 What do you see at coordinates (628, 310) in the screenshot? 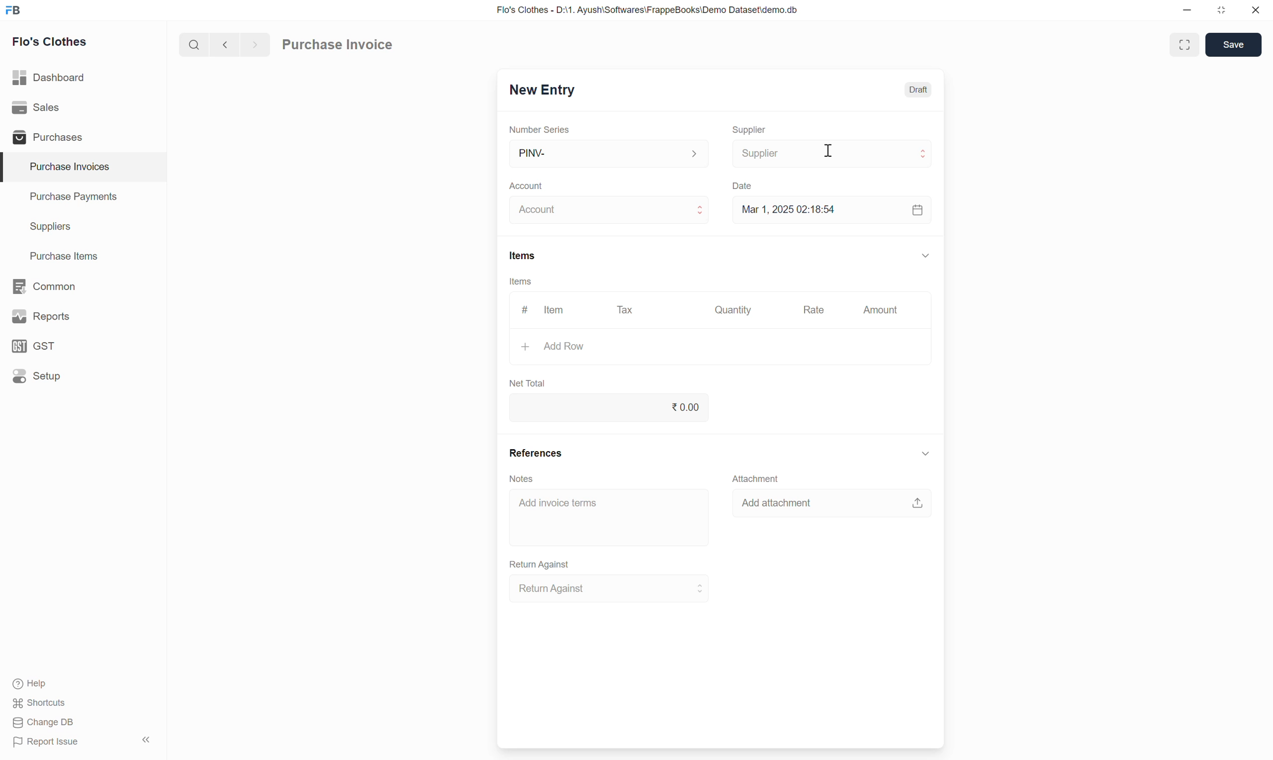
I see `Tax` at bounding box center [628, 310].